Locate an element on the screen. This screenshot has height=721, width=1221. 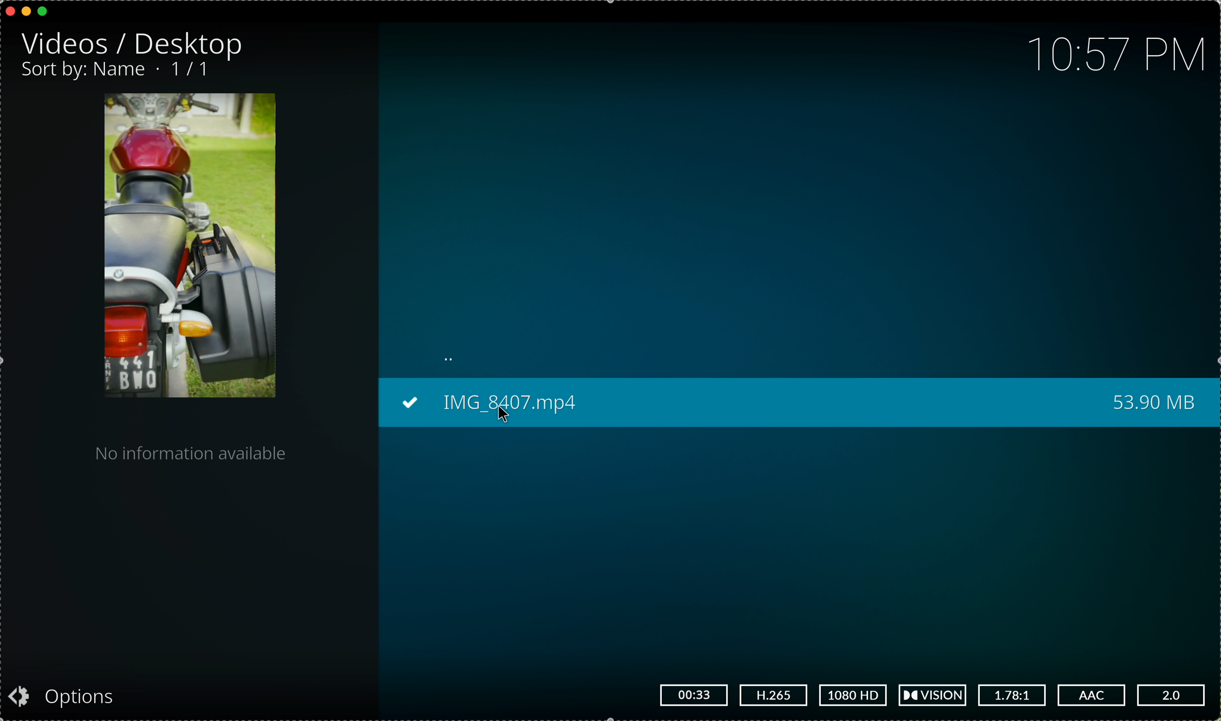
minimize program is located at coordinates (27, 14).